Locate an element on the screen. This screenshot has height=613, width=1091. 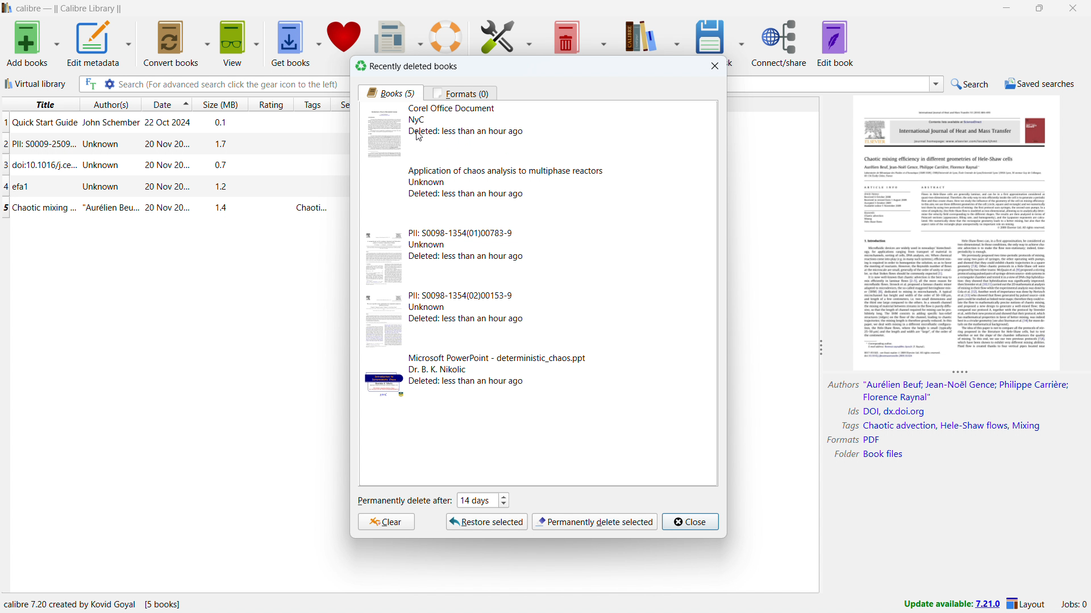
get books is located at coordinates (291, 43).